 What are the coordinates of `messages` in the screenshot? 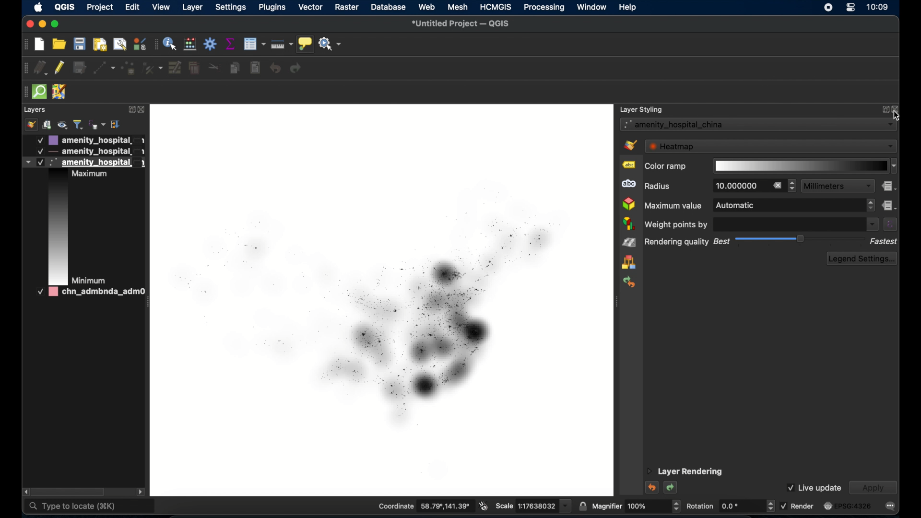 It's located at (891, 506).